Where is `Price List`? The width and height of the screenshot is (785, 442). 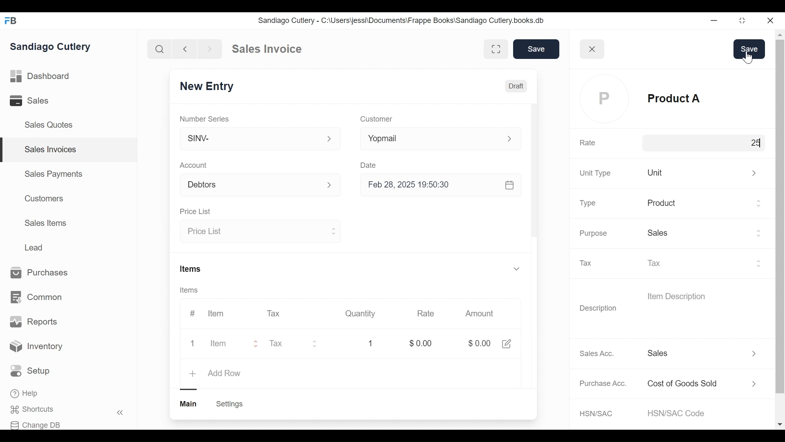
Price List is located at coordinates (195, 211).